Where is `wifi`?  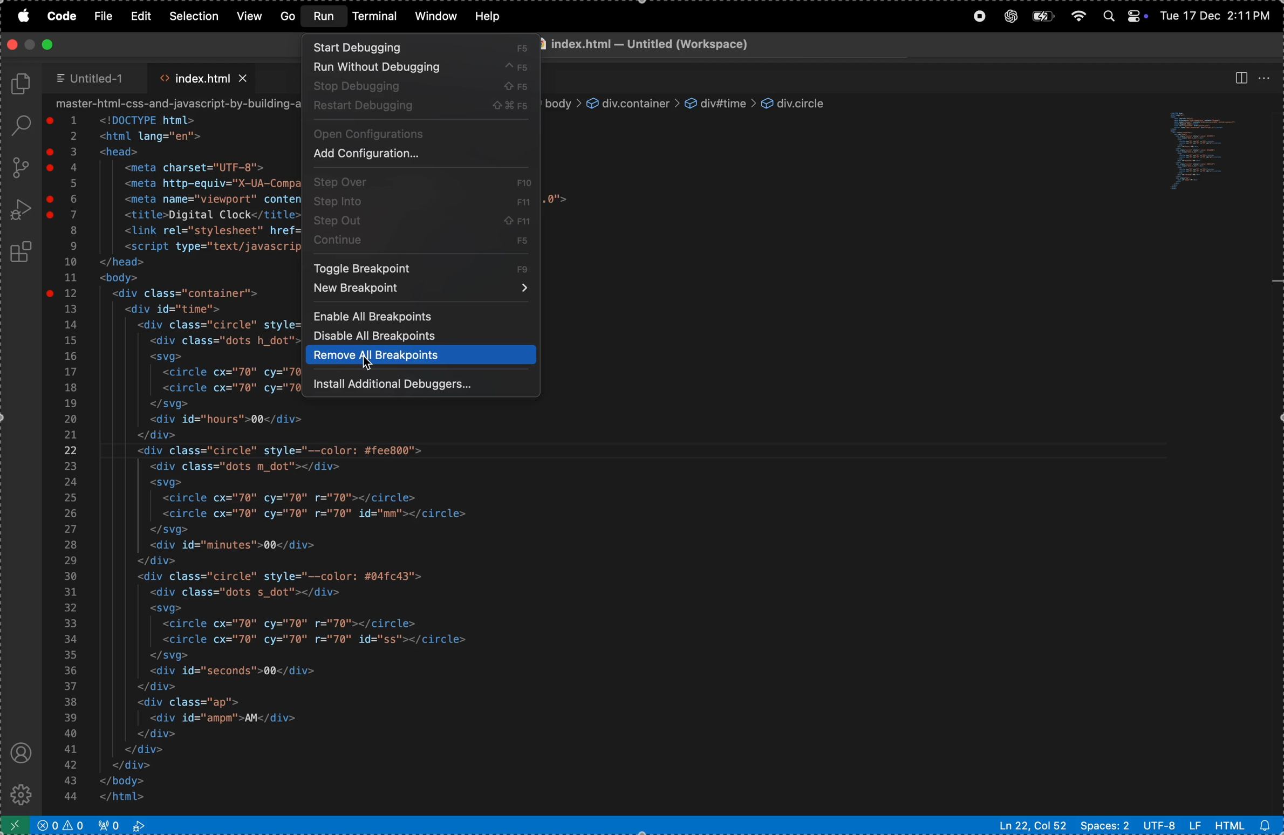
wifi is located at coordinates (1076, 13).